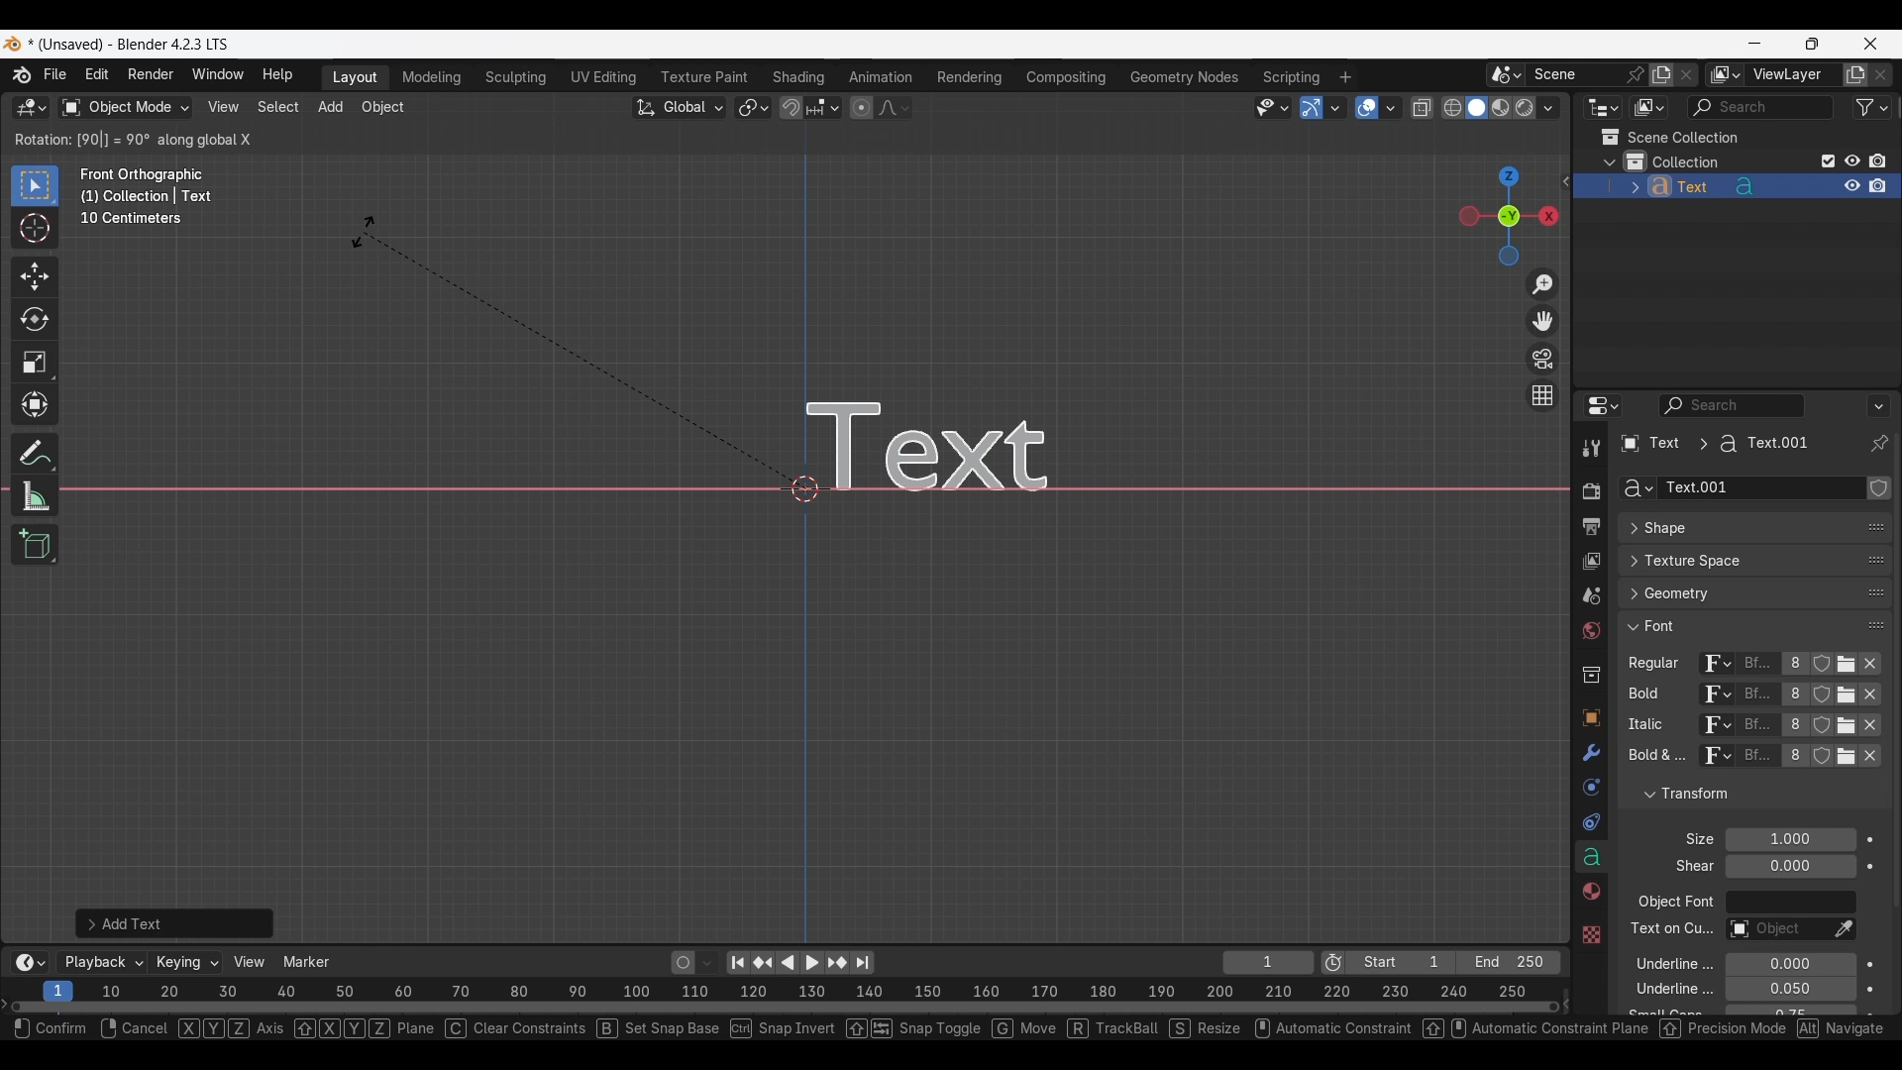 Image resolution: width=1902 pixels, height=1070 pixels. What do you see at coordinates (185, 961) in the screenshot?
I see `Keying` at bounding box center [185, 961].